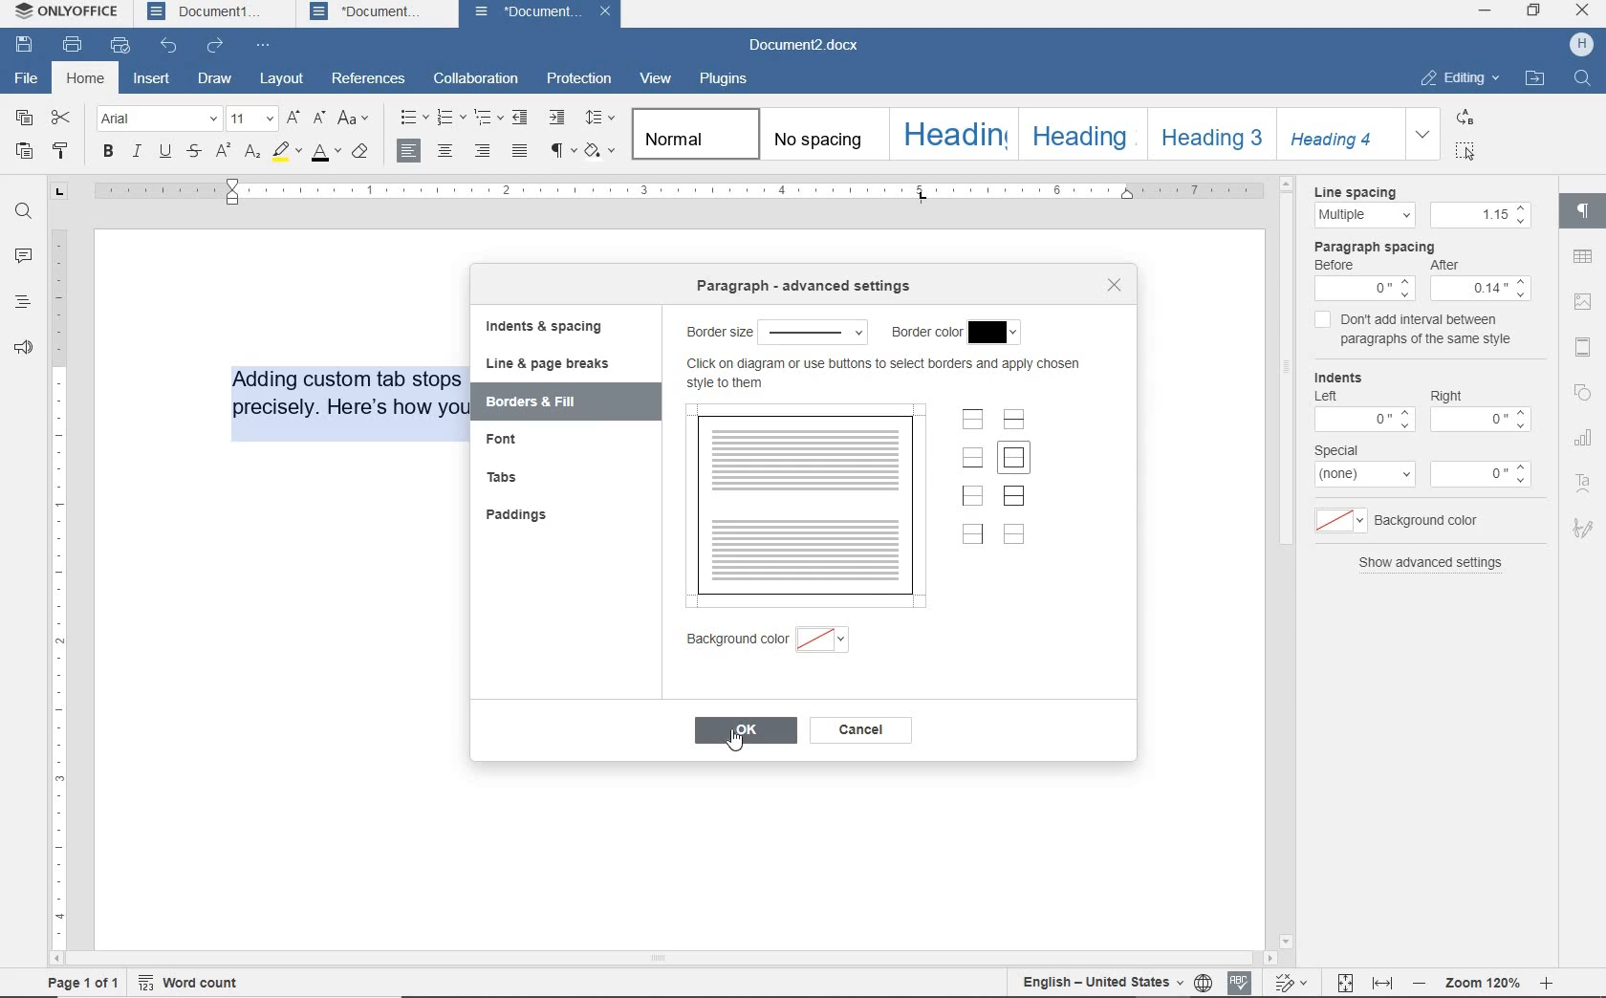 The image size is (1606, 998). I want to click on collaboration, so click(474, 79).